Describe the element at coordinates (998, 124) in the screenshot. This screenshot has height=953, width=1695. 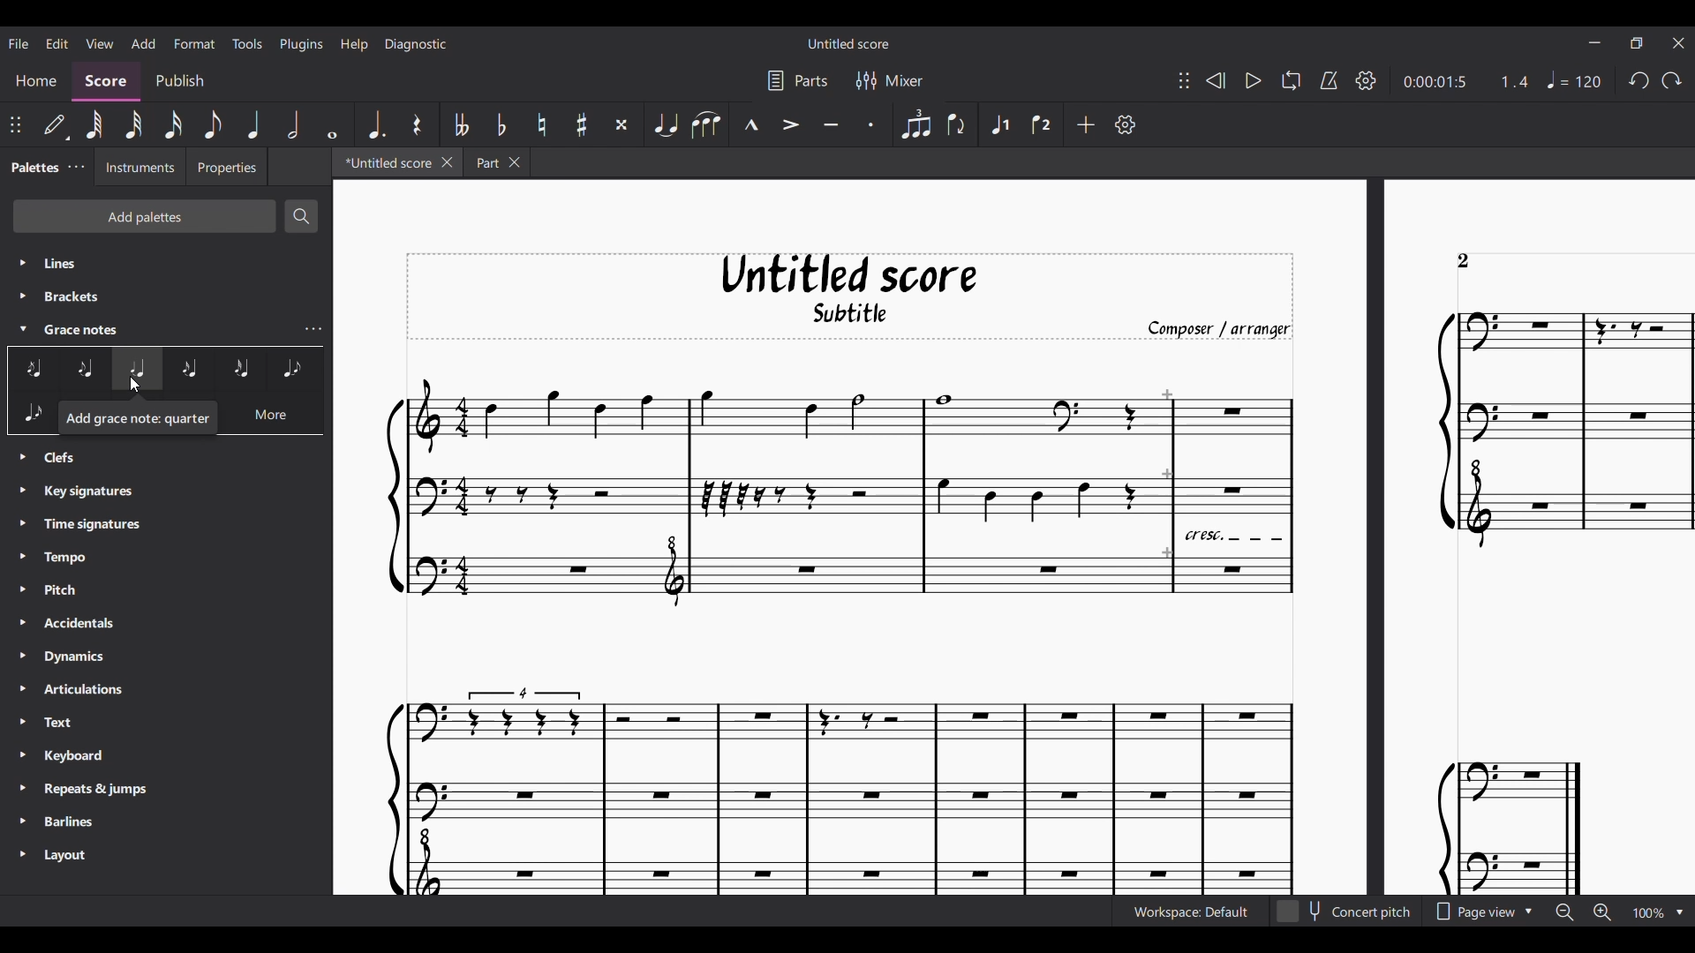
I see `Voice 1` at that location.